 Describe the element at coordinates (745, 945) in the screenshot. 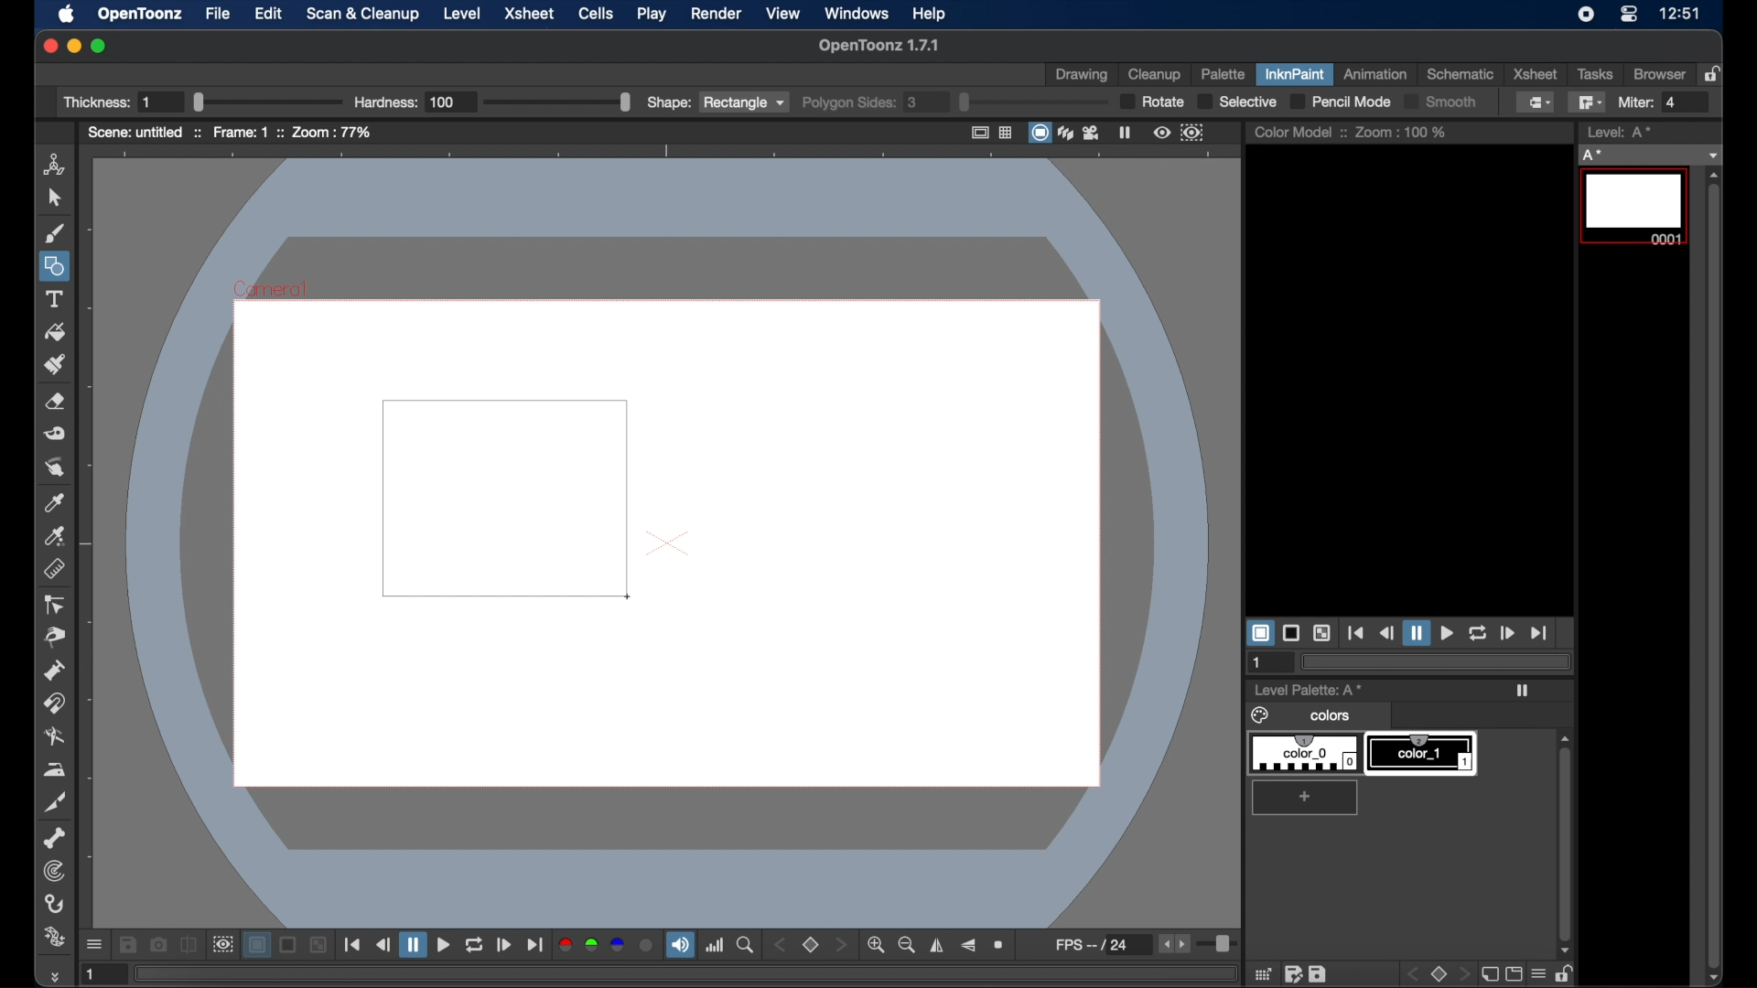

I see `locator` at that location.